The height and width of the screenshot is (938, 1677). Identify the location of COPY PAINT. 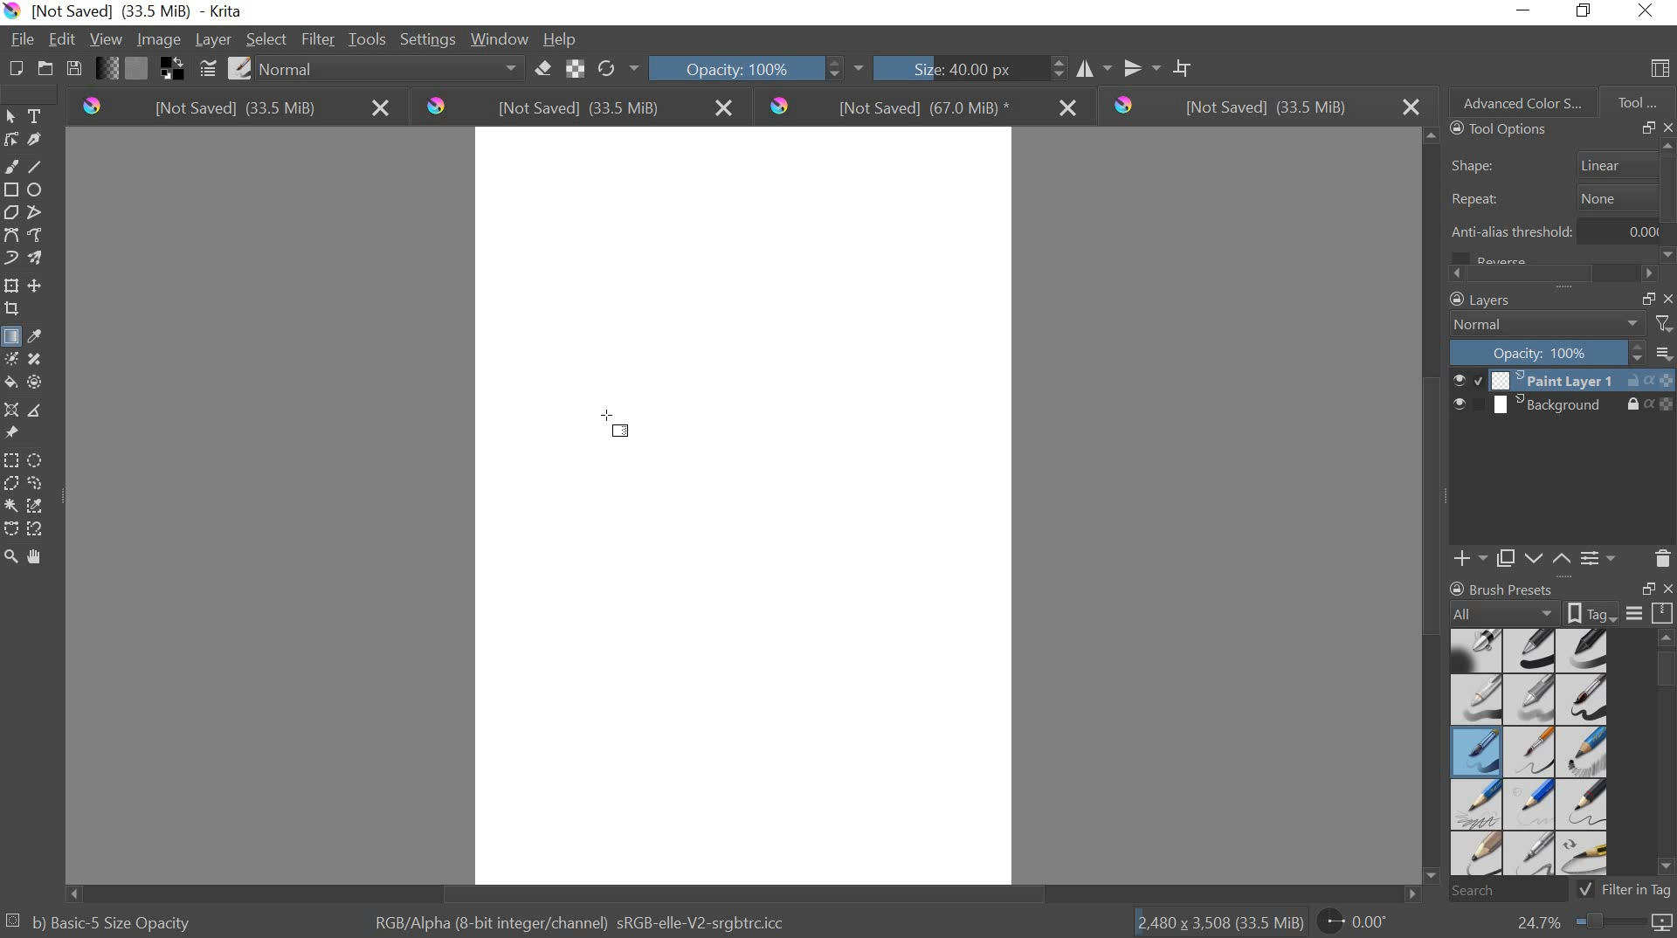
(1506, 558).